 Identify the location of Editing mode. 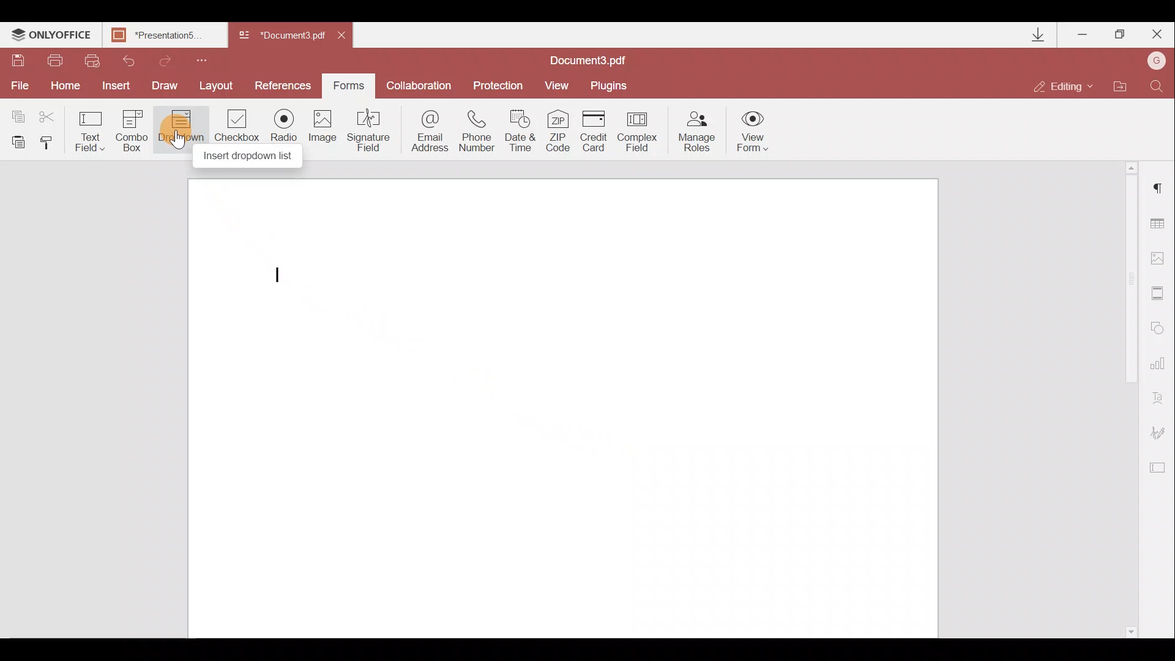
(1064, 88).